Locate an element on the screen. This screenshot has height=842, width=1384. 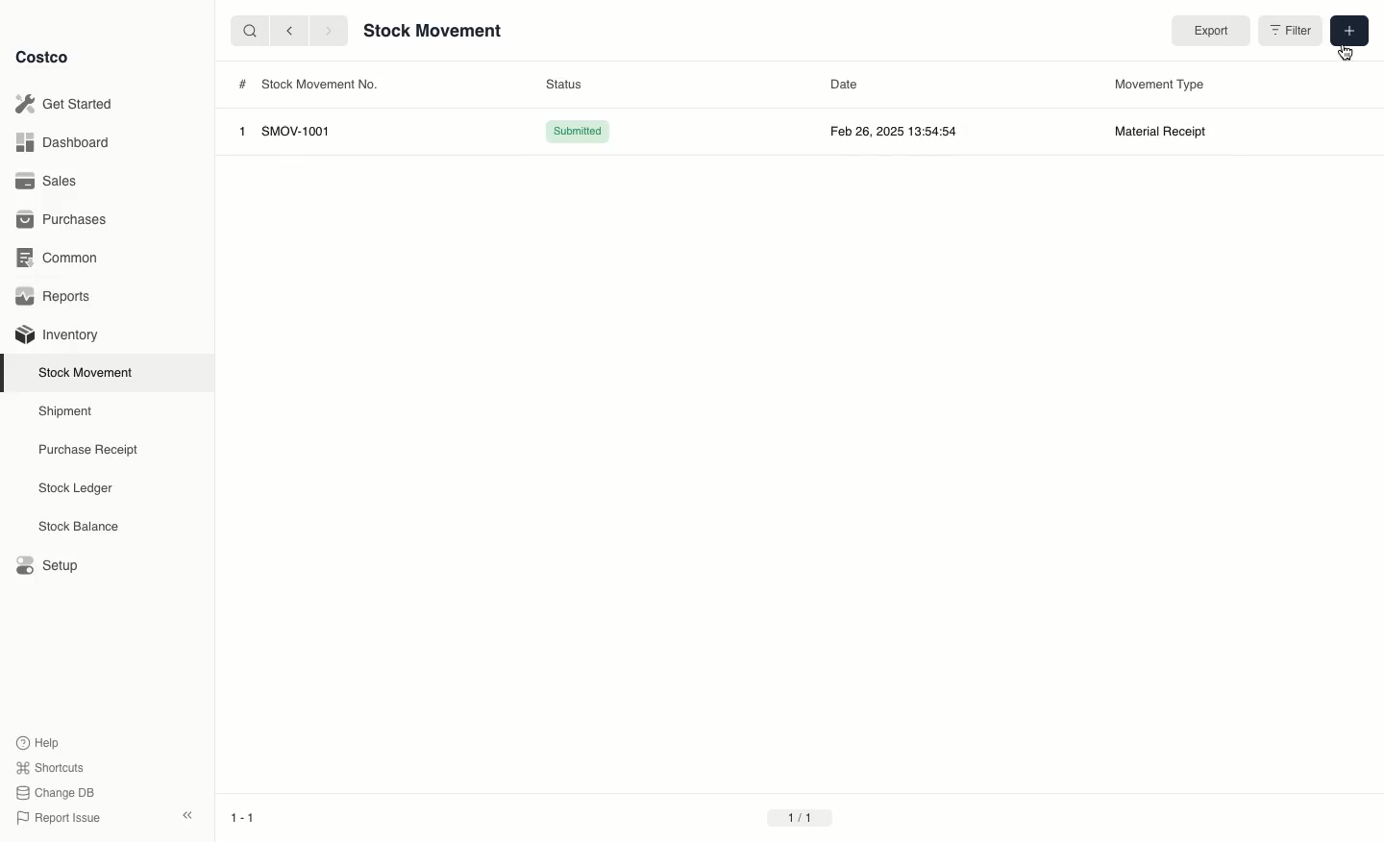
Change DB is located at coordinates (56, 793).